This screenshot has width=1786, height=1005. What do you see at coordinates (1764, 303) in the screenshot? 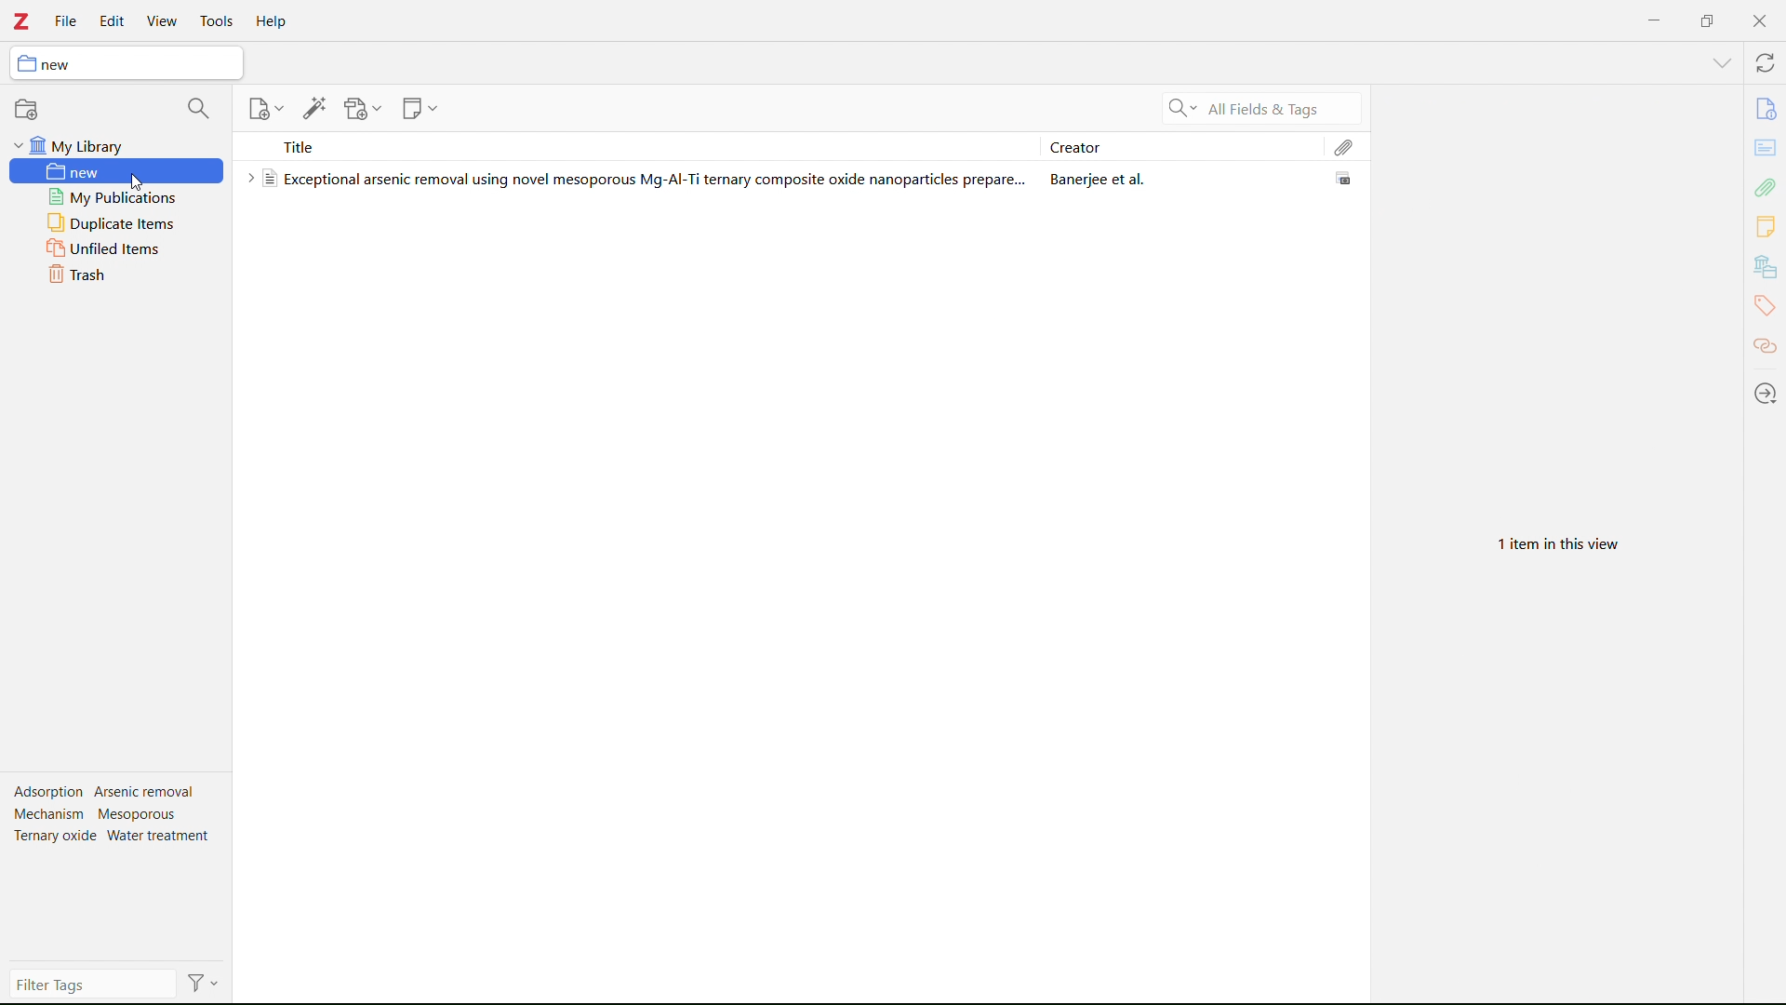
I see `tags` at bounding box center [1764, 303].